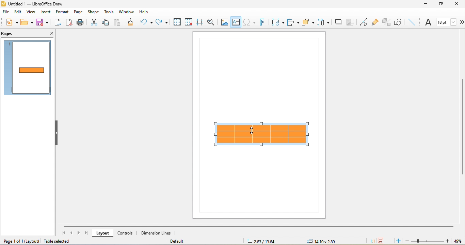 This screenshot has height=245, width=465. I want to click on zoom and pan, so click(212, 23).